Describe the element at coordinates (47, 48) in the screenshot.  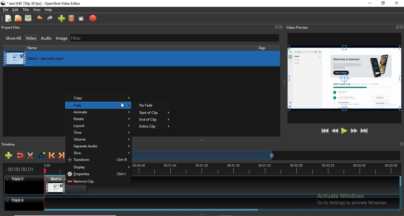
I see `name` at that location.